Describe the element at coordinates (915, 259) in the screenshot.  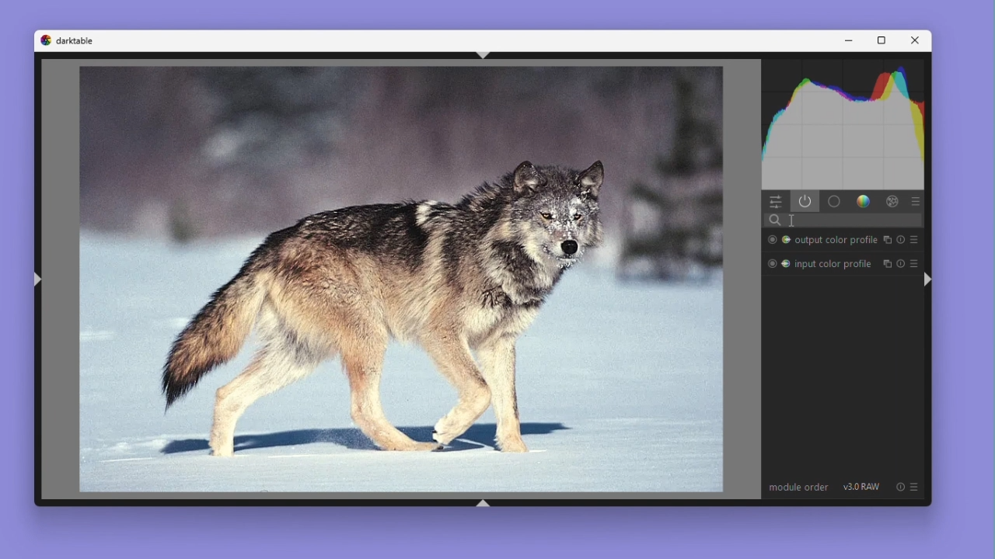
I see `preset ` at that location.